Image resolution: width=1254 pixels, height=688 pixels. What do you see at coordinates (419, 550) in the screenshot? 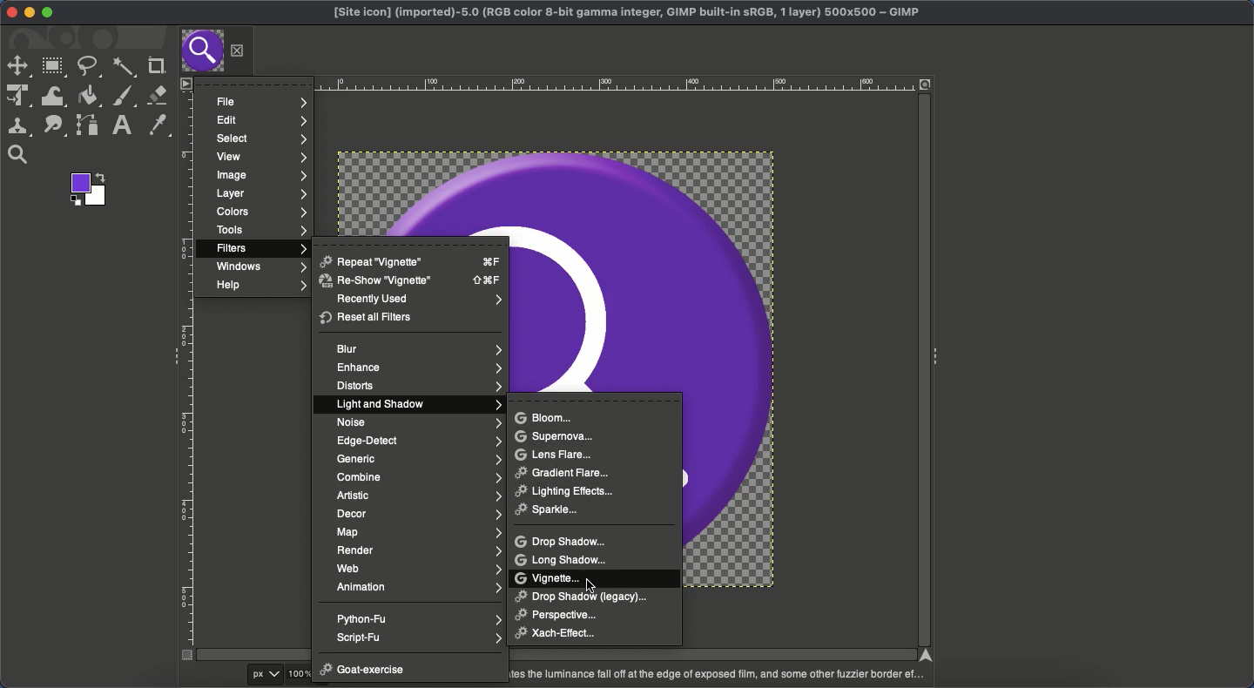
I see `Render` at bounding box center [419, 550].